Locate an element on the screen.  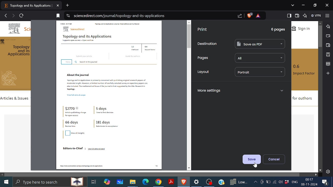
Print is located at coordinates (203, 30).